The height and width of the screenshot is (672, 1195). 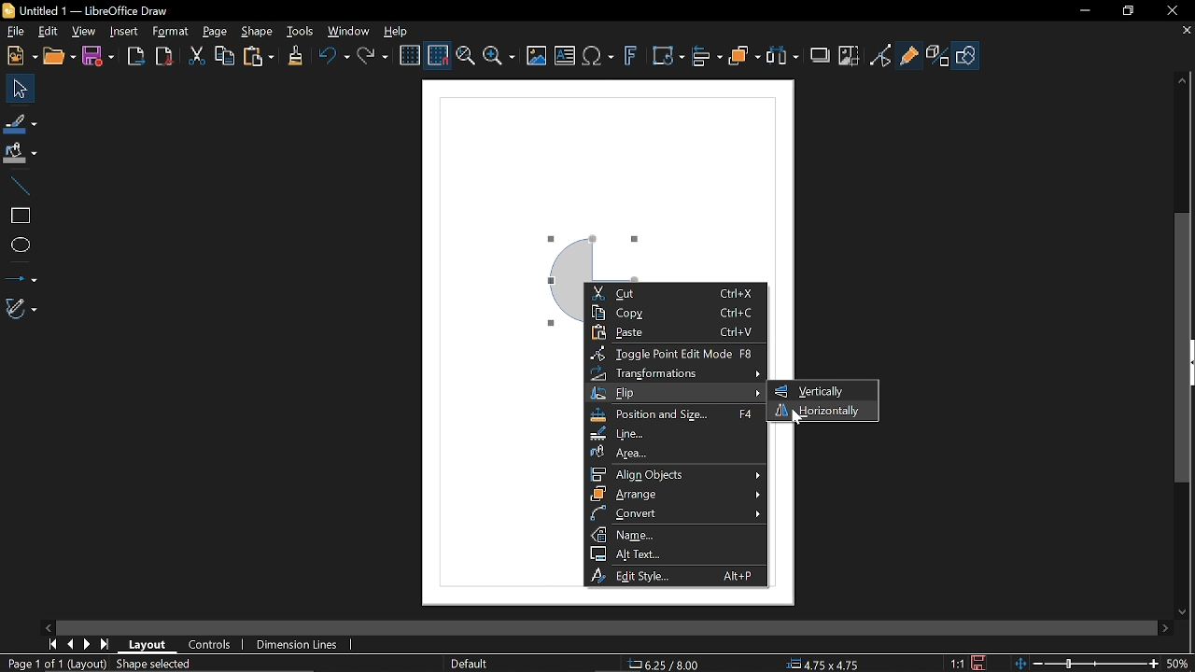 I want to click on Select, so click(x=21, y=90).